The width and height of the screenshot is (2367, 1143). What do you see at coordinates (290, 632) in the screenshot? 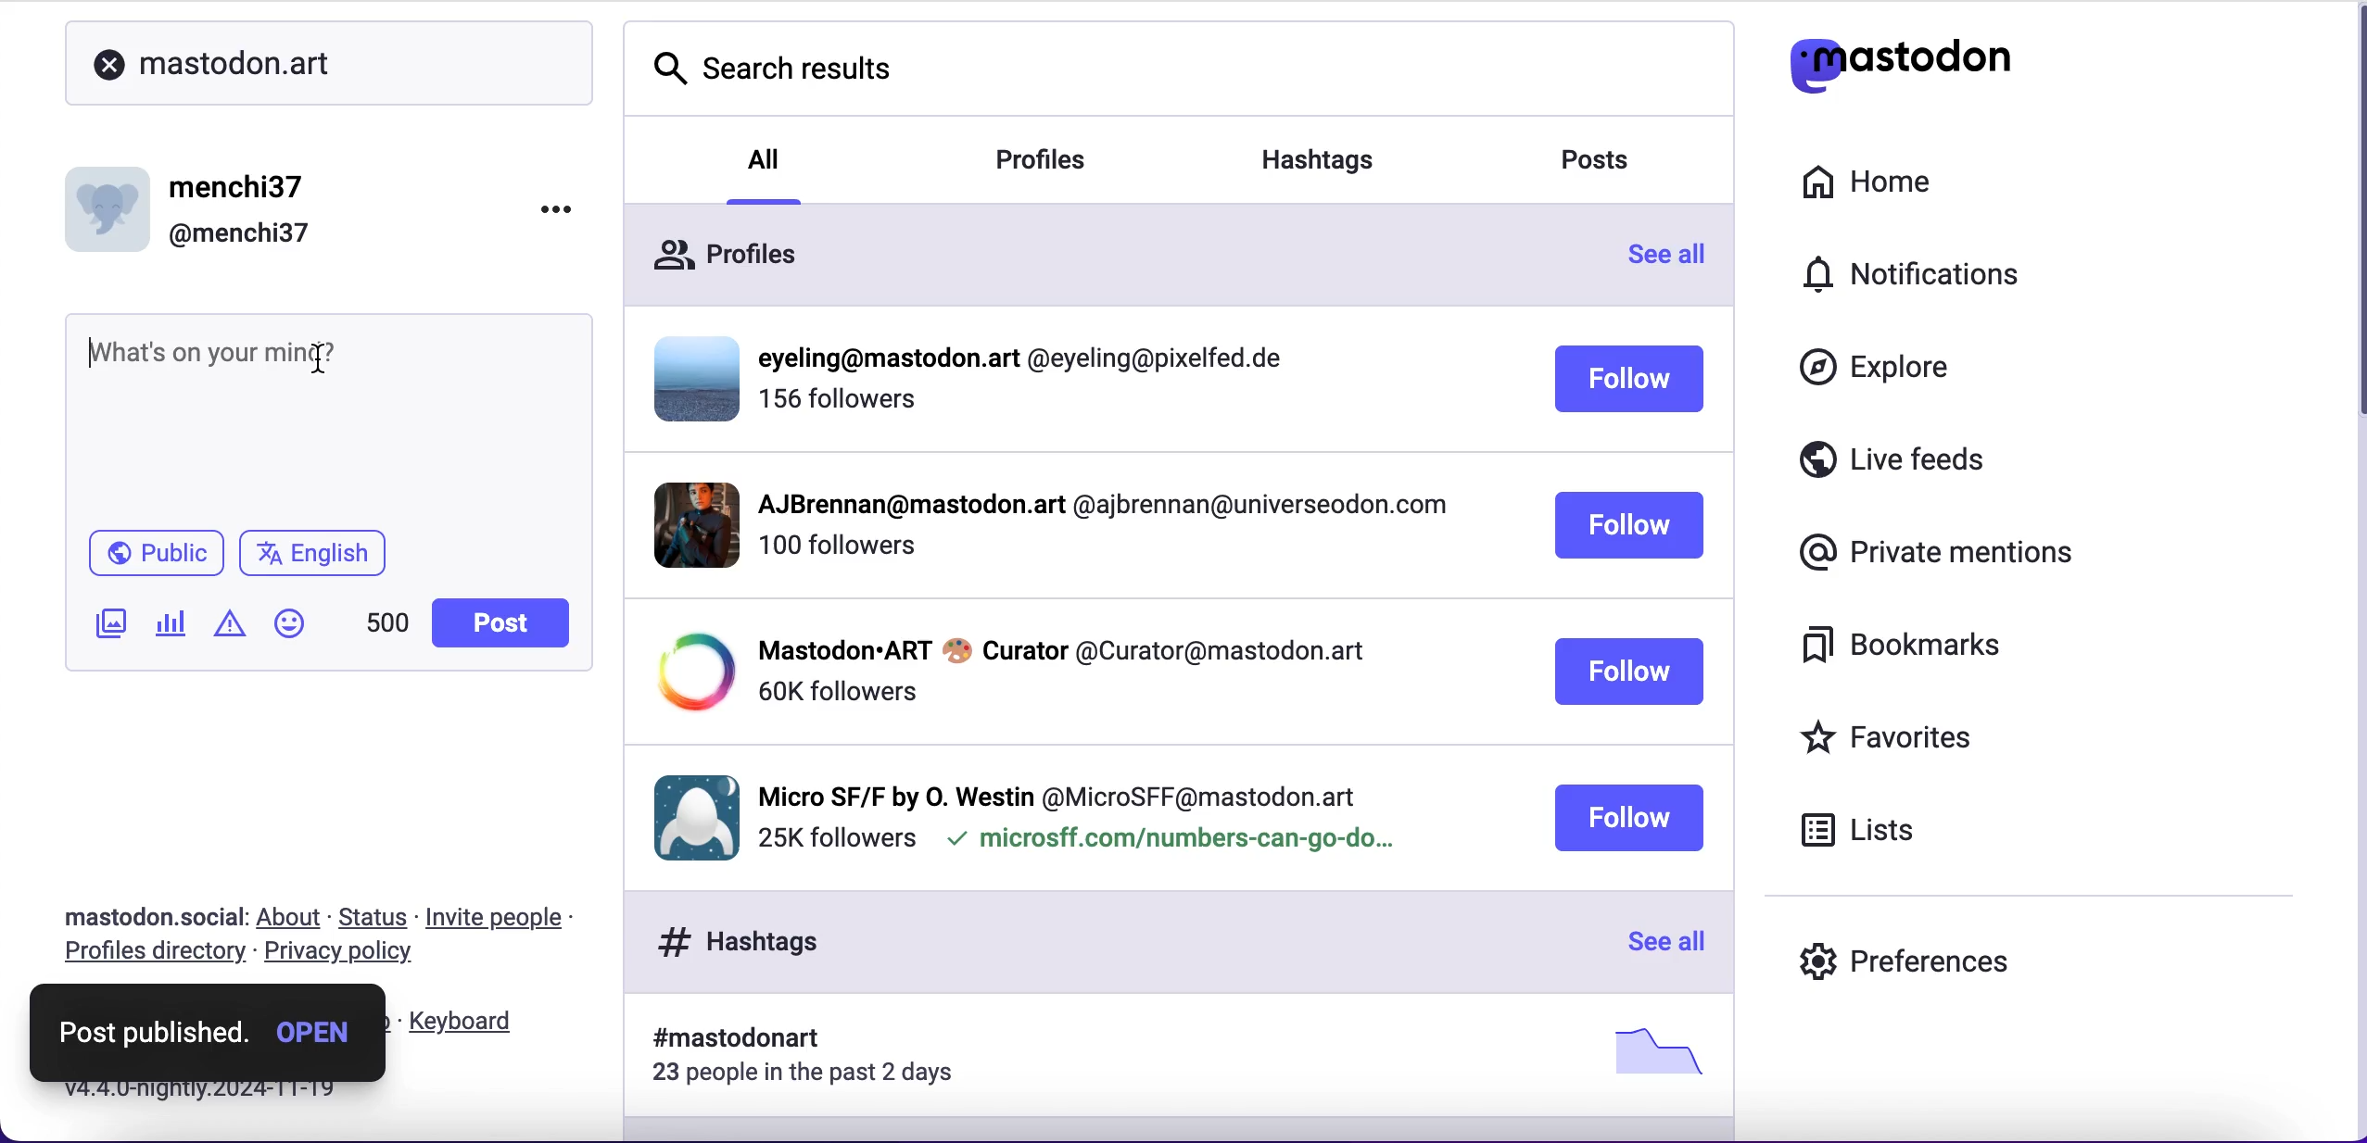
I see `add emoji` at bounding box center [290, 632].